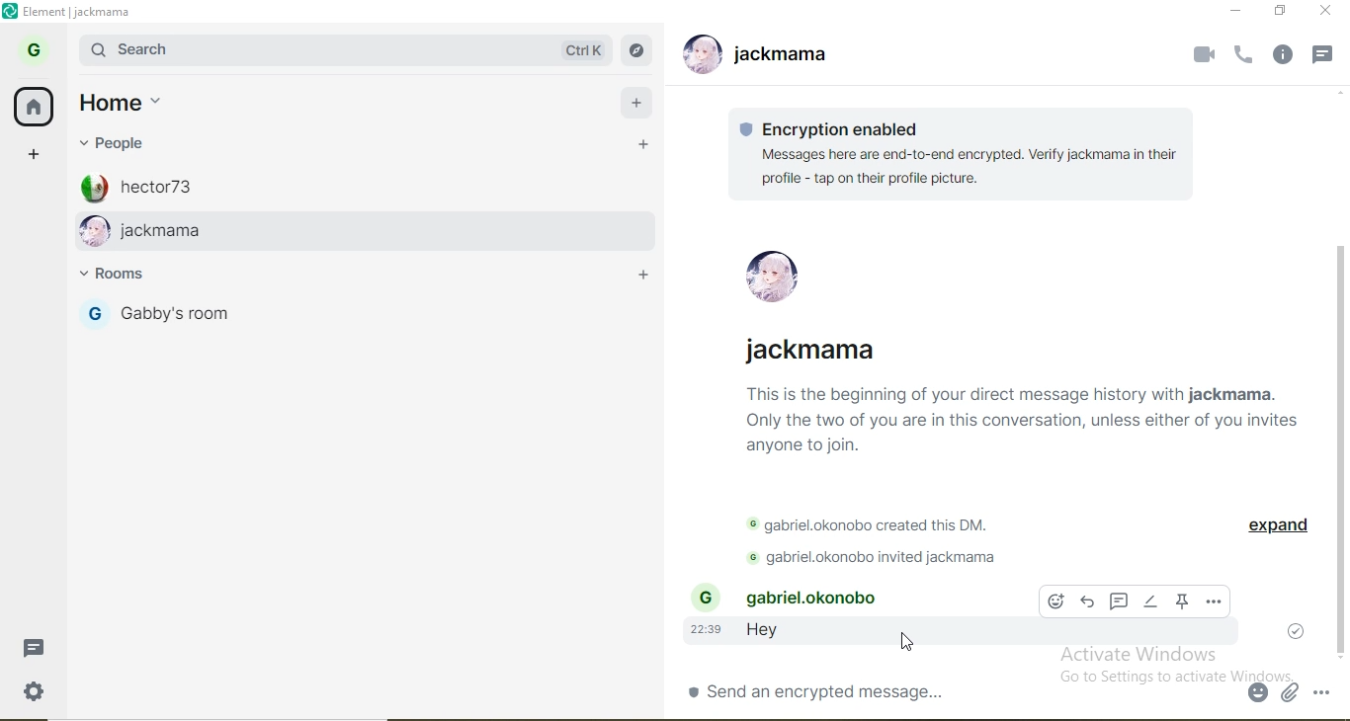 The image size is (1350, 721). I want to click on forward, so click(1088, 602).